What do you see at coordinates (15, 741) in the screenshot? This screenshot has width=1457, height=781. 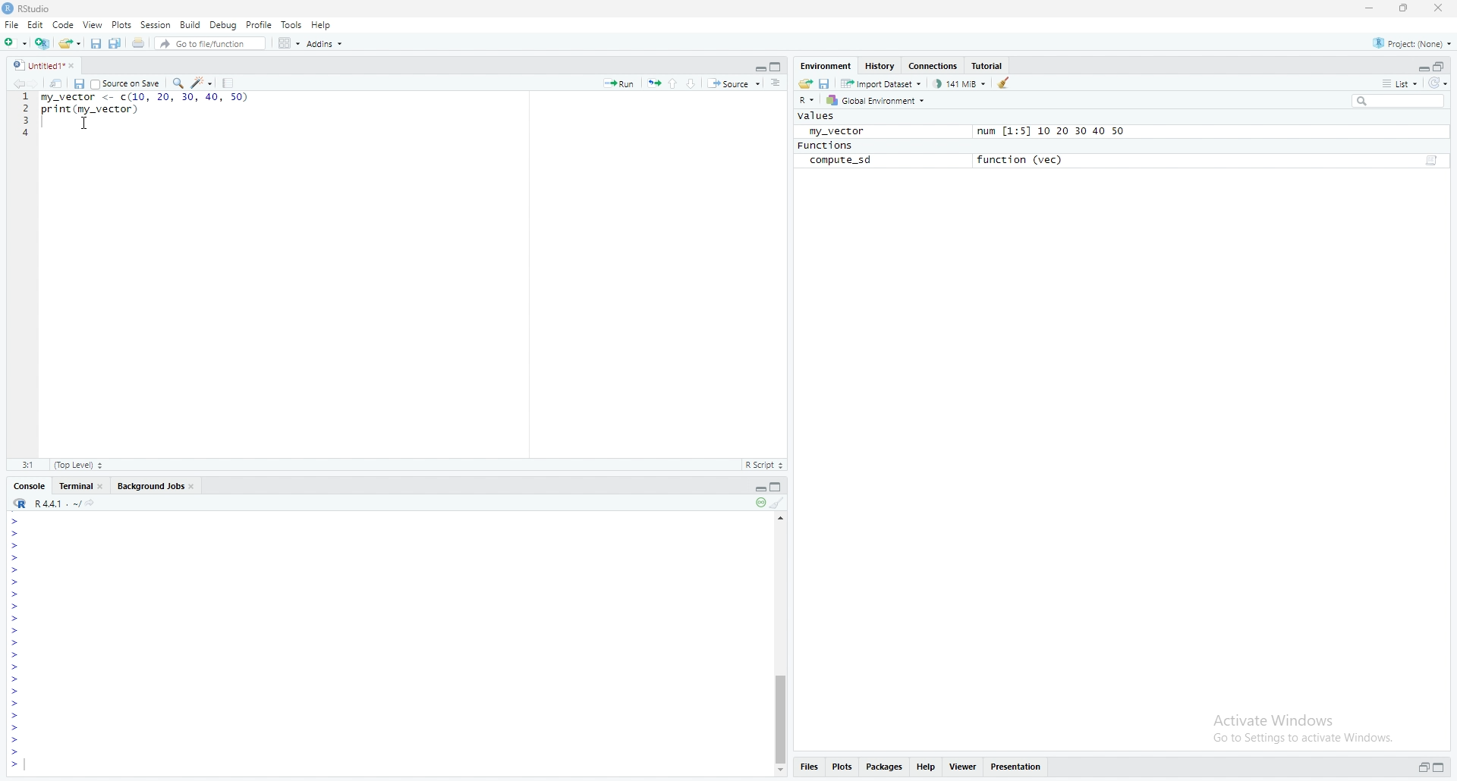 I see `Prompt cursor` at bounding box center [15, 741].